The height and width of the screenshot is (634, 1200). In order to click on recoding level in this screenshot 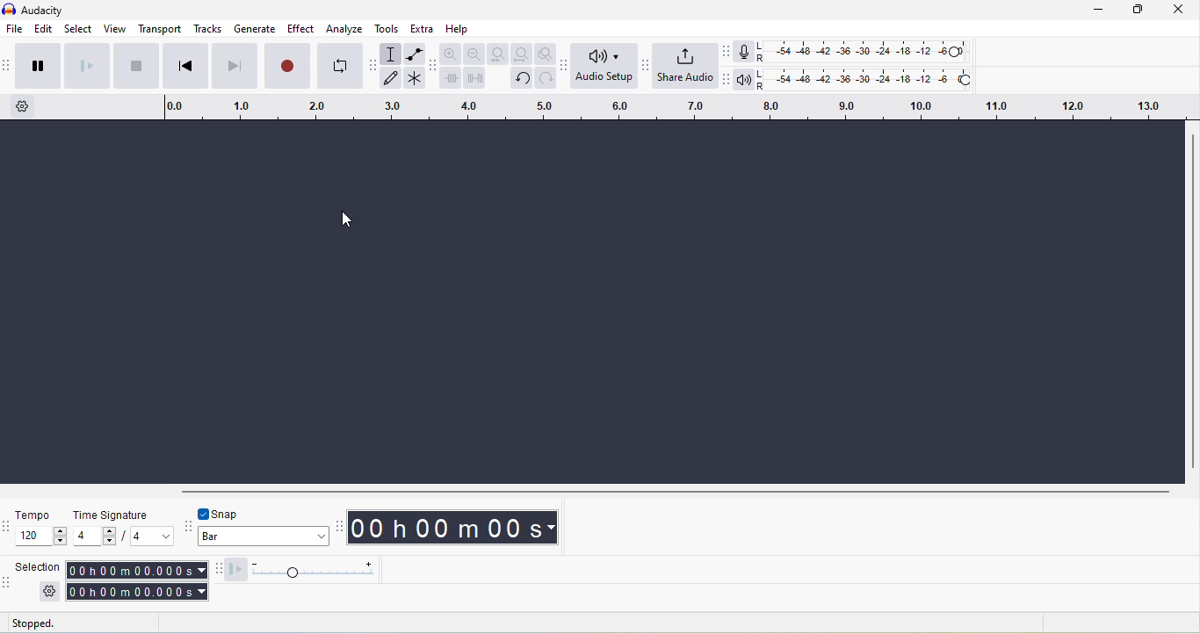, I will do `click(864, 51)`.